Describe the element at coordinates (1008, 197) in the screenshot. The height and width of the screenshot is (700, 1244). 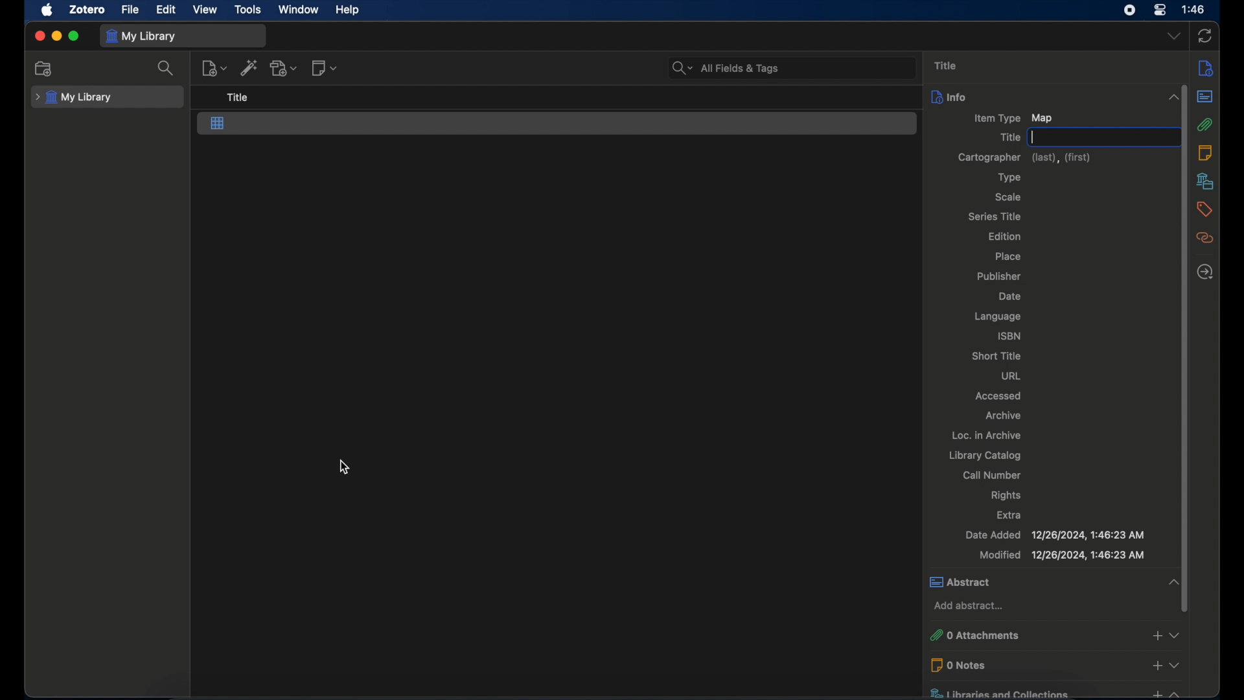
I see `scale` at that location.